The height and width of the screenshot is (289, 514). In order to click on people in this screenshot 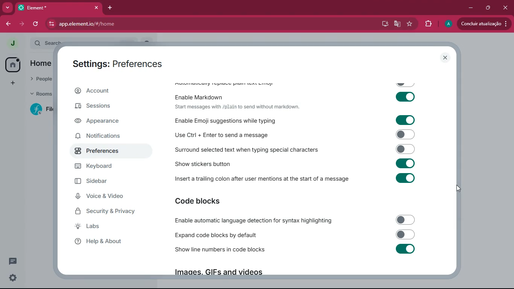, I will do `click(41, 78)`.